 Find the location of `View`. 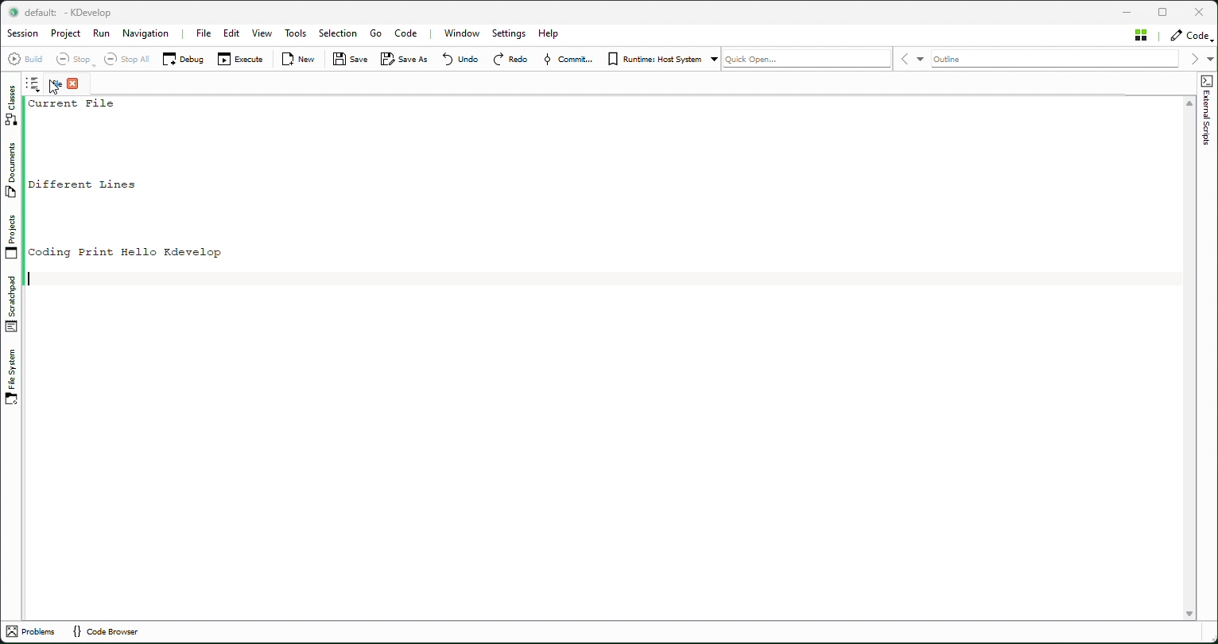

View is located at coordinates (263, 34).